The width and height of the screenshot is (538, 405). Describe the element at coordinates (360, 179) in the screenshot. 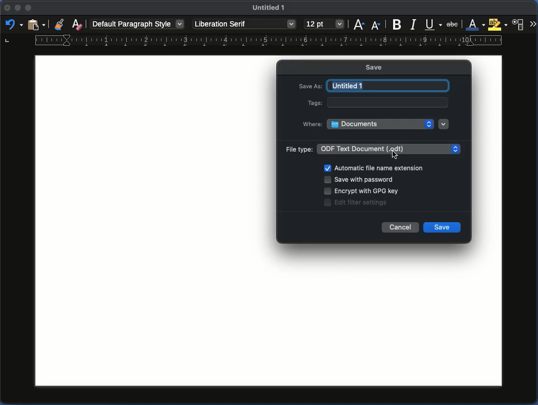

I see `Save with password` at that location.